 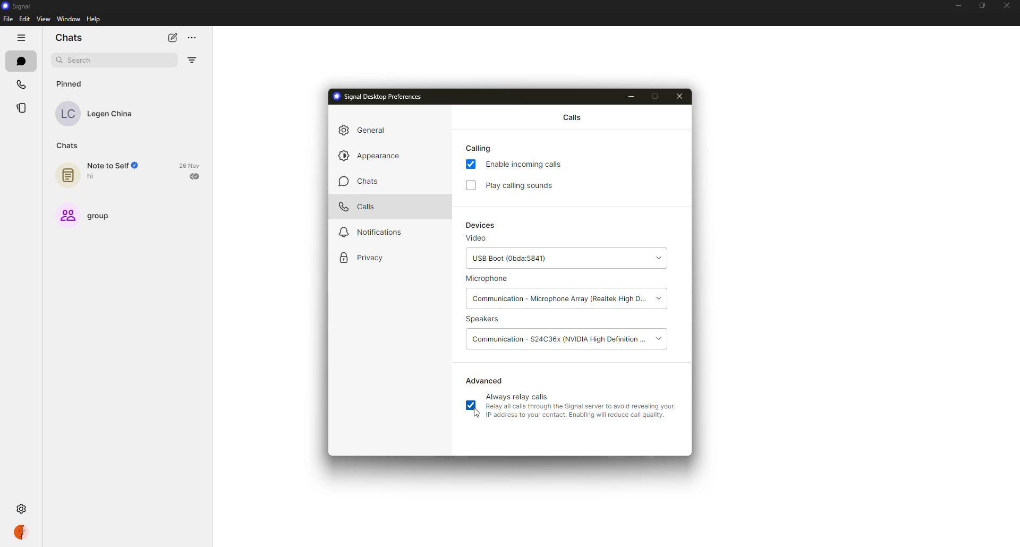 I want to click on file, so click(x=7, y=19).